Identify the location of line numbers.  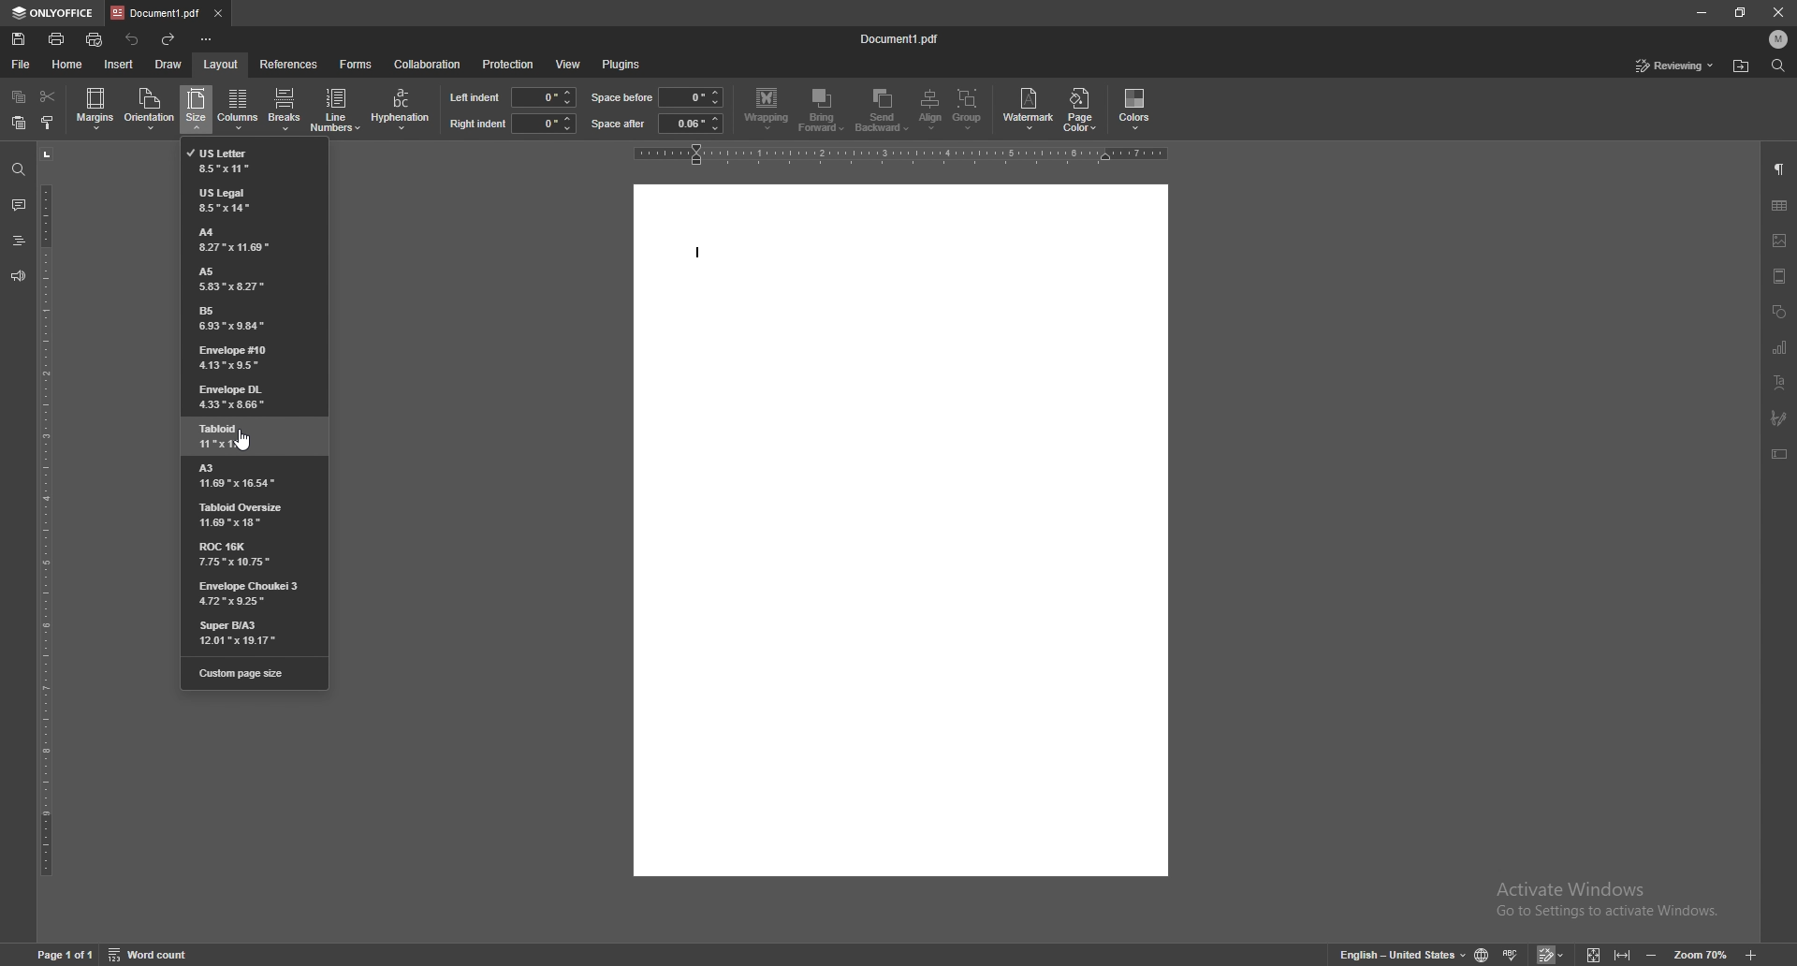
(338, 109).